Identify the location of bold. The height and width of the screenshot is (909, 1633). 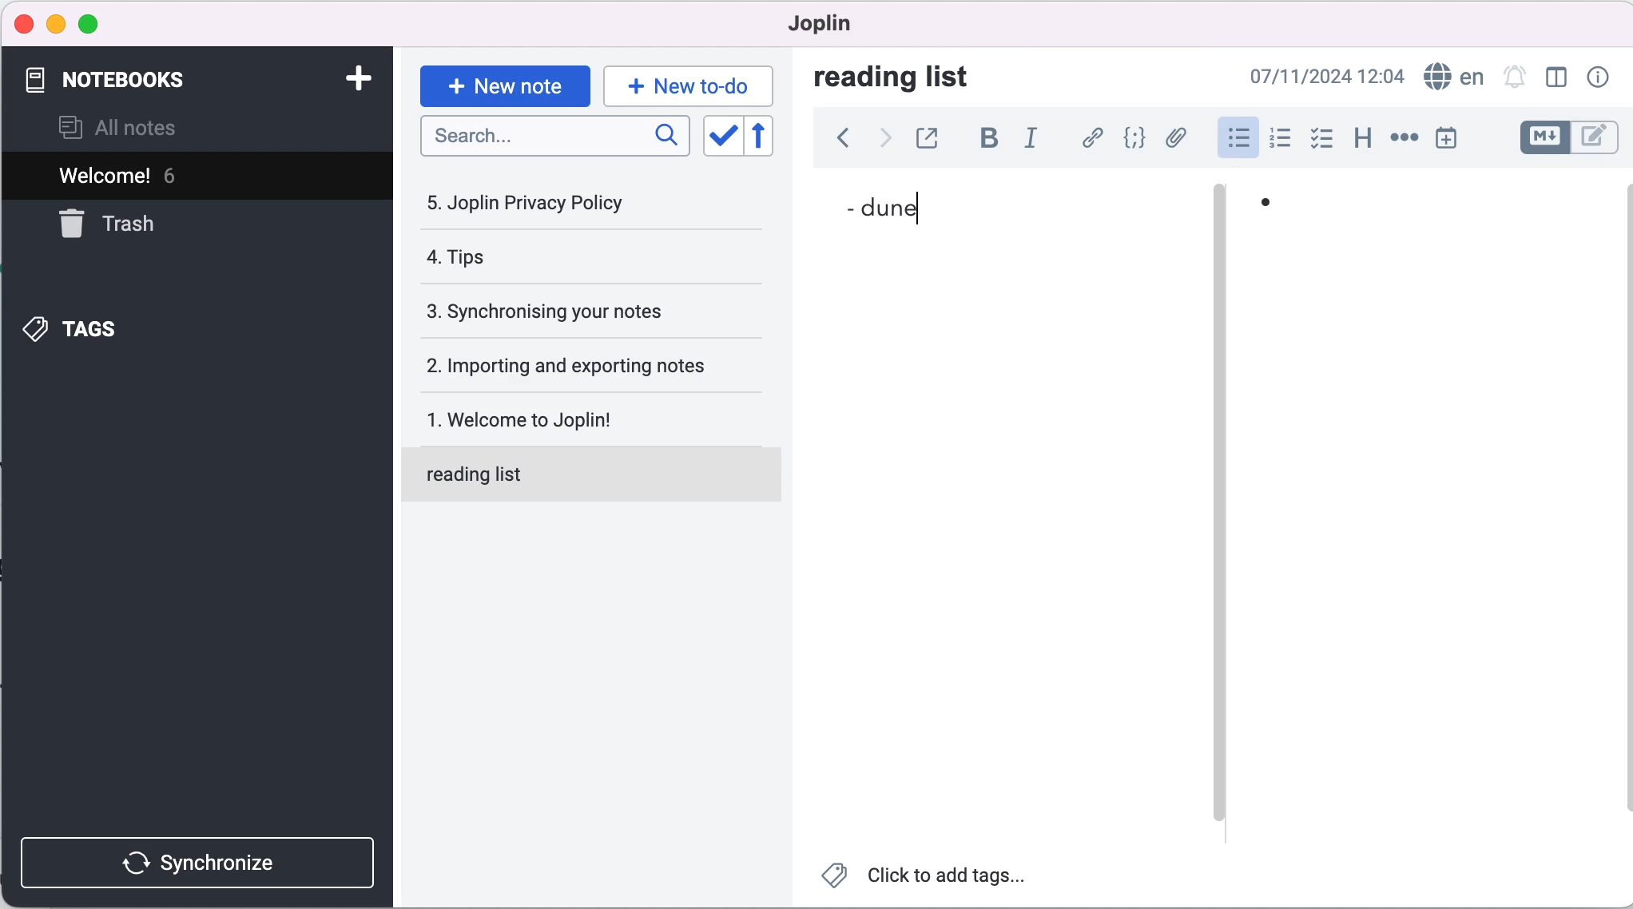
(989, 137).